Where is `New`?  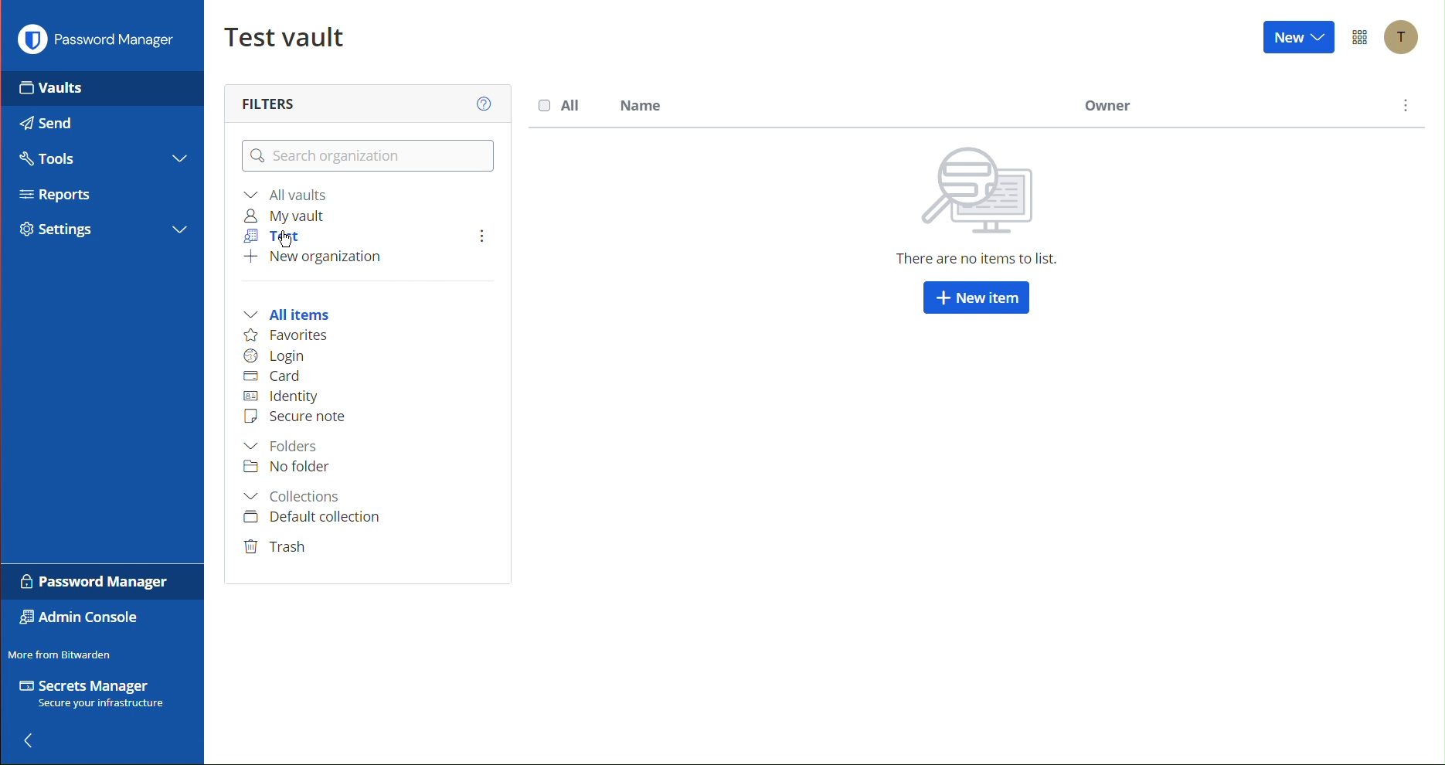
New is located at coordinates (1299, 39).